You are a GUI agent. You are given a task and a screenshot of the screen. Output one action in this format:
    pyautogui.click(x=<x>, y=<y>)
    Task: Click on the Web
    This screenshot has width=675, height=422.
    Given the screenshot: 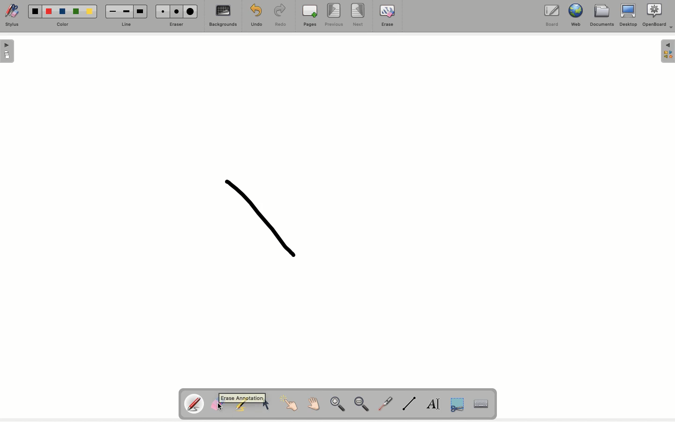 What is the action you would take?
    pyautogui.click(x=577, y=15)
    